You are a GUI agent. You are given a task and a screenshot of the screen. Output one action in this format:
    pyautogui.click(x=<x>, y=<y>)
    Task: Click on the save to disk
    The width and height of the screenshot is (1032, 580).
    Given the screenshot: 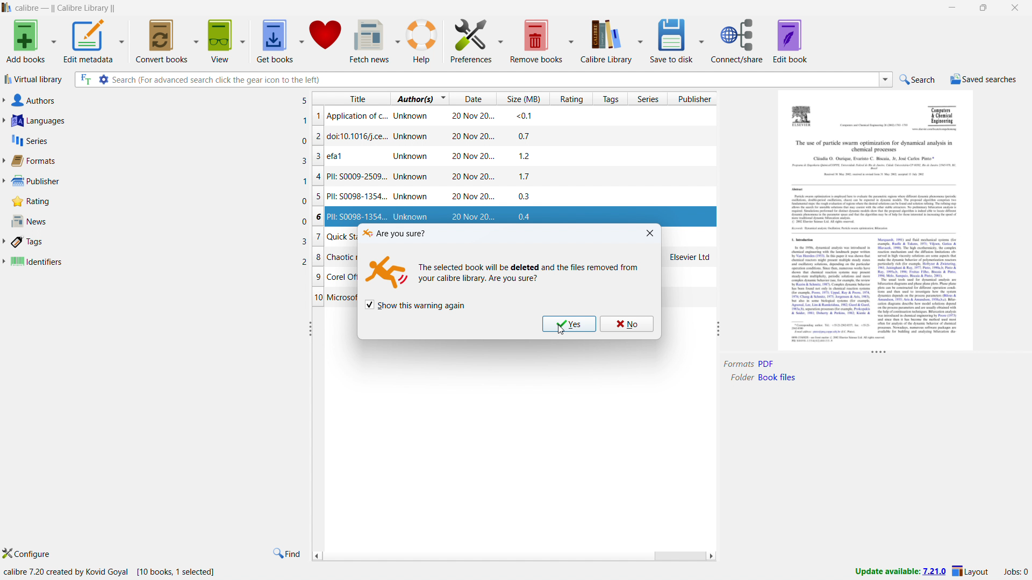 What is the action you would take?
    pyautogui.click(x=672, y=40)
    